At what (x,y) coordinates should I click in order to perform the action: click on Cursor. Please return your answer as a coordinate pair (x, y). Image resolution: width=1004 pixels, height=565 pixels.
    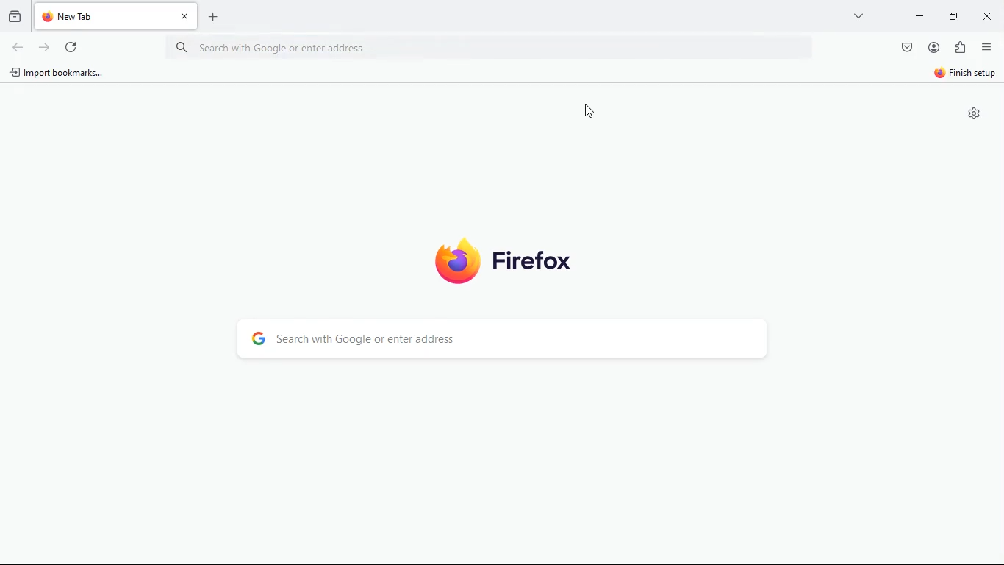
    Looking at the image, I should click on (586, 110).